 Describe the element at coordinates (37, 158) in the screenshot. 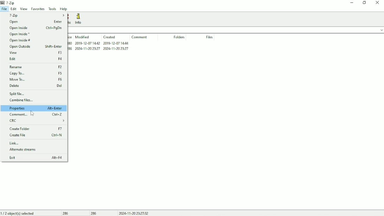

I see `Exit` at that location.